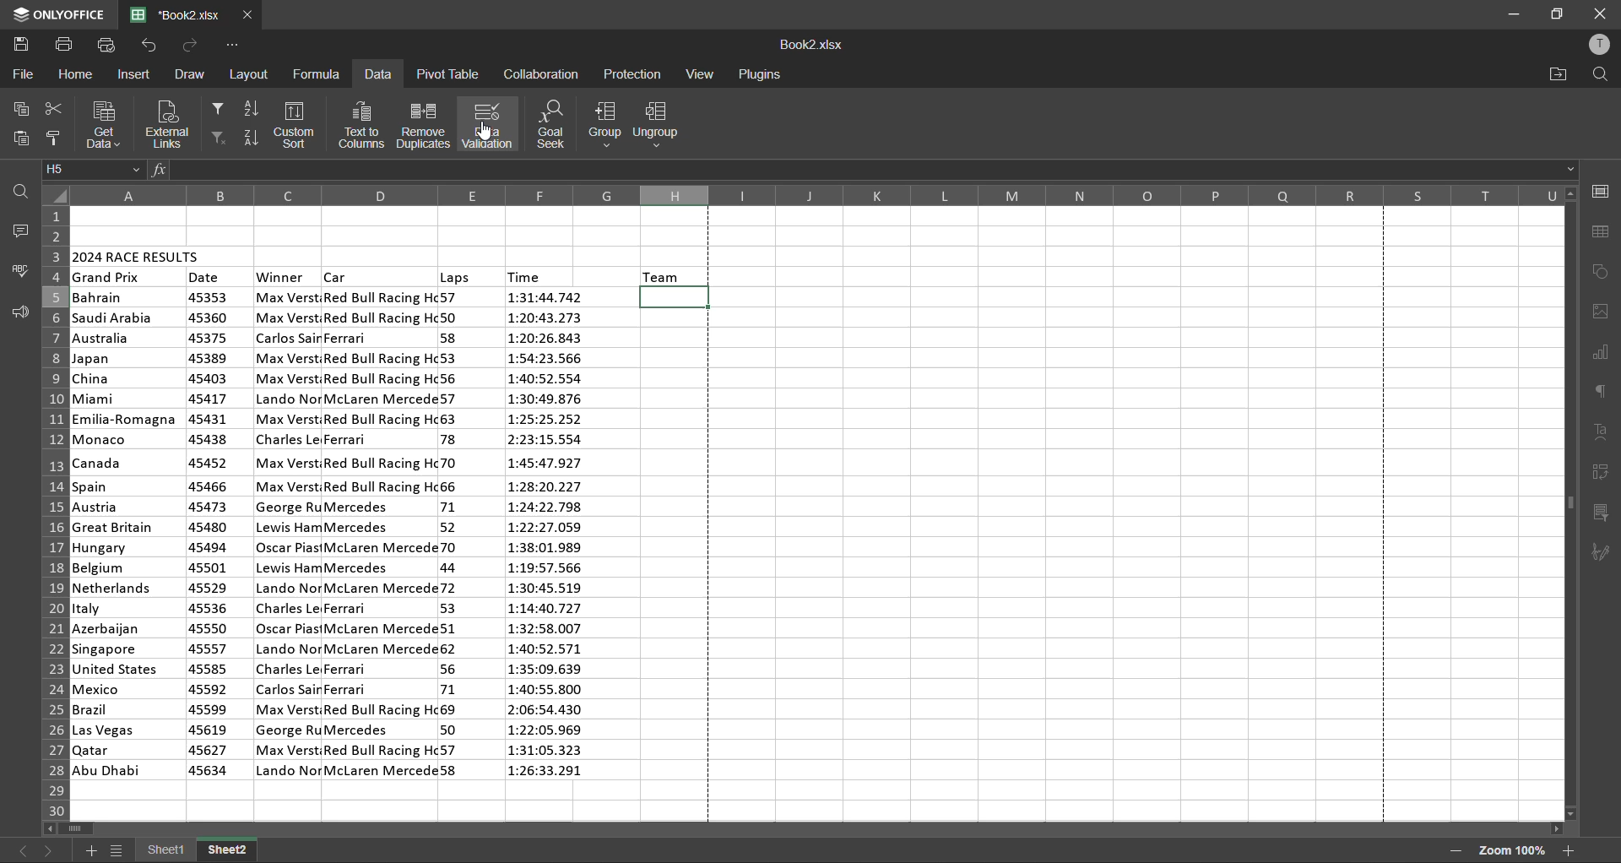 The width and height of the screenshot is (1621, 863). I want to click on country names, so click(126, 534).